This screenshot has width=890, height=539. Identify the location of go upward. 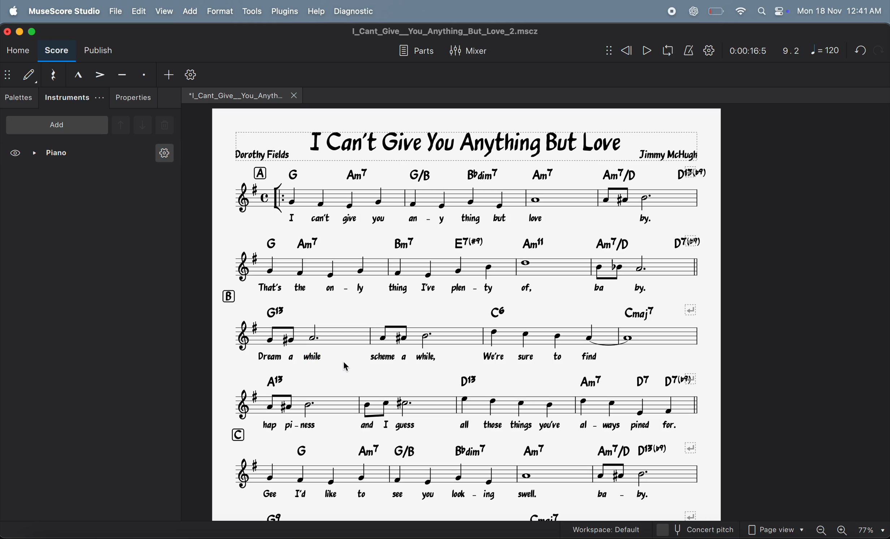
(121, 124).